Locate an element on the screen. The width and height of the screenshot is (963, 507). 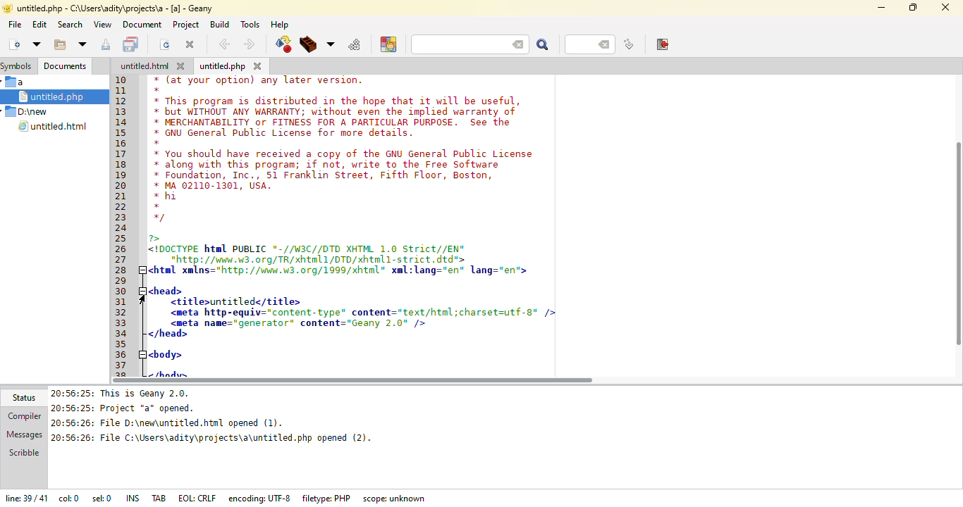
scribble is located at coordinates (24, 453).